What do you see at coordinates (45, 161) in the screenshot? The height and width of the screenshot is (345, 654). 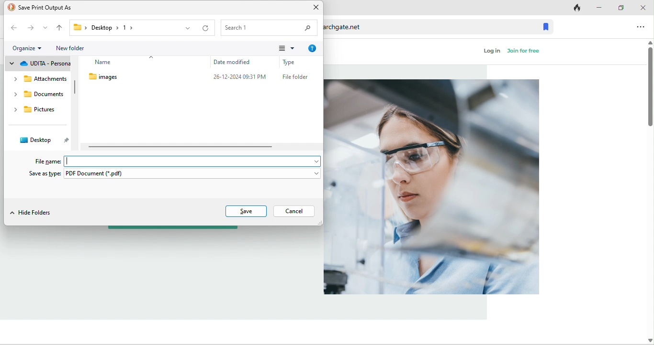 I see `file name` at bounding box center [45, 161].